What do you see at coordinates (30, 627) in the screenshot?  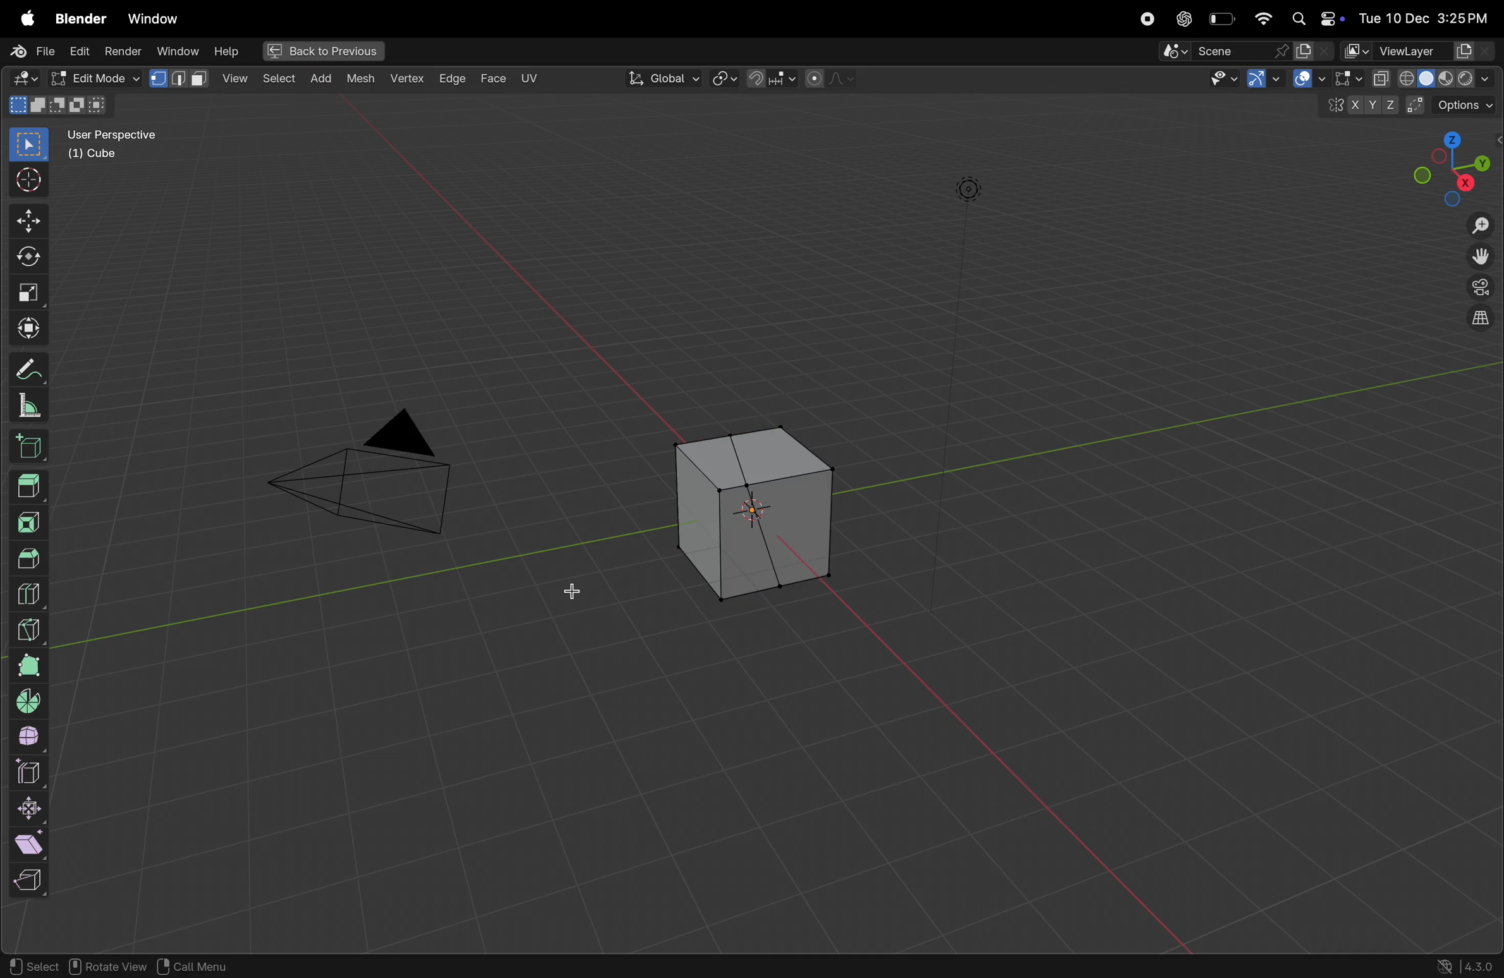 I see `knife` at bounding box center [30, 627].